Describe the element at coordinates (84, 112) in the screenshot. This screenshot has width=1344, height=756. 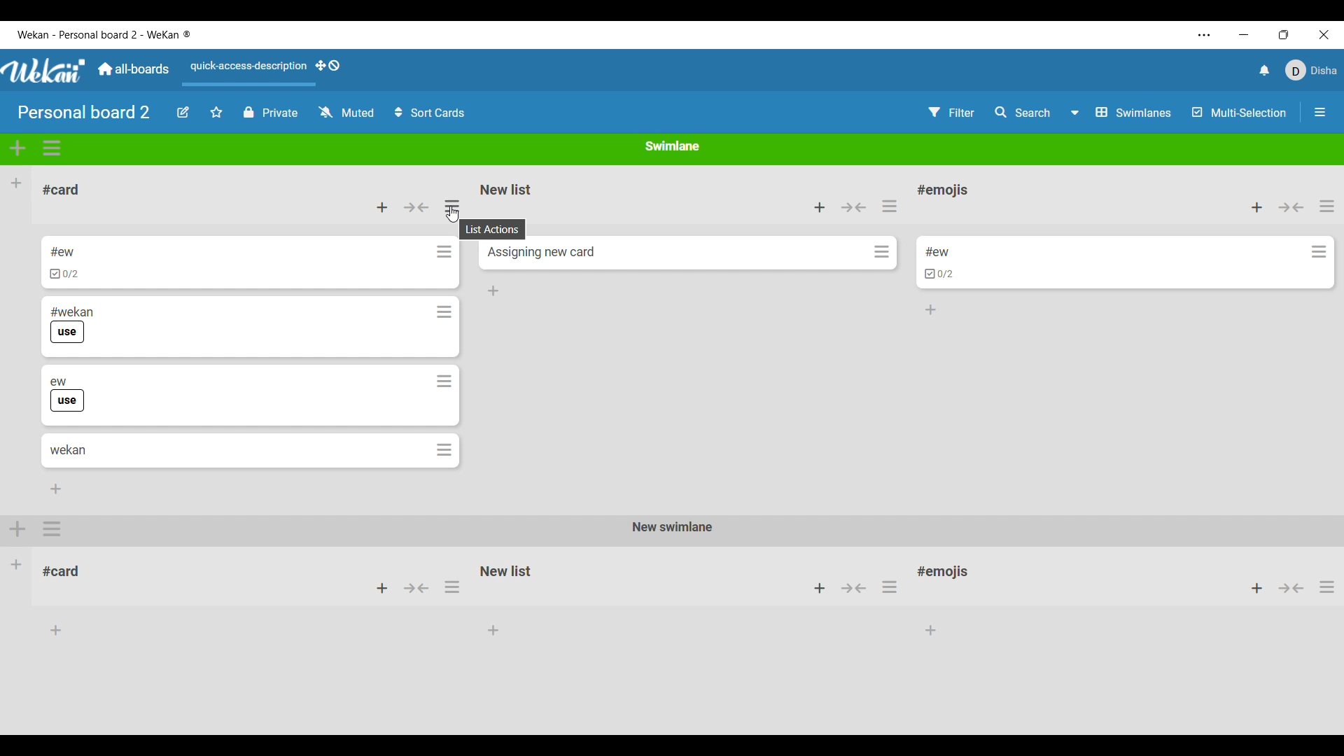
I see `Board title` at that location.